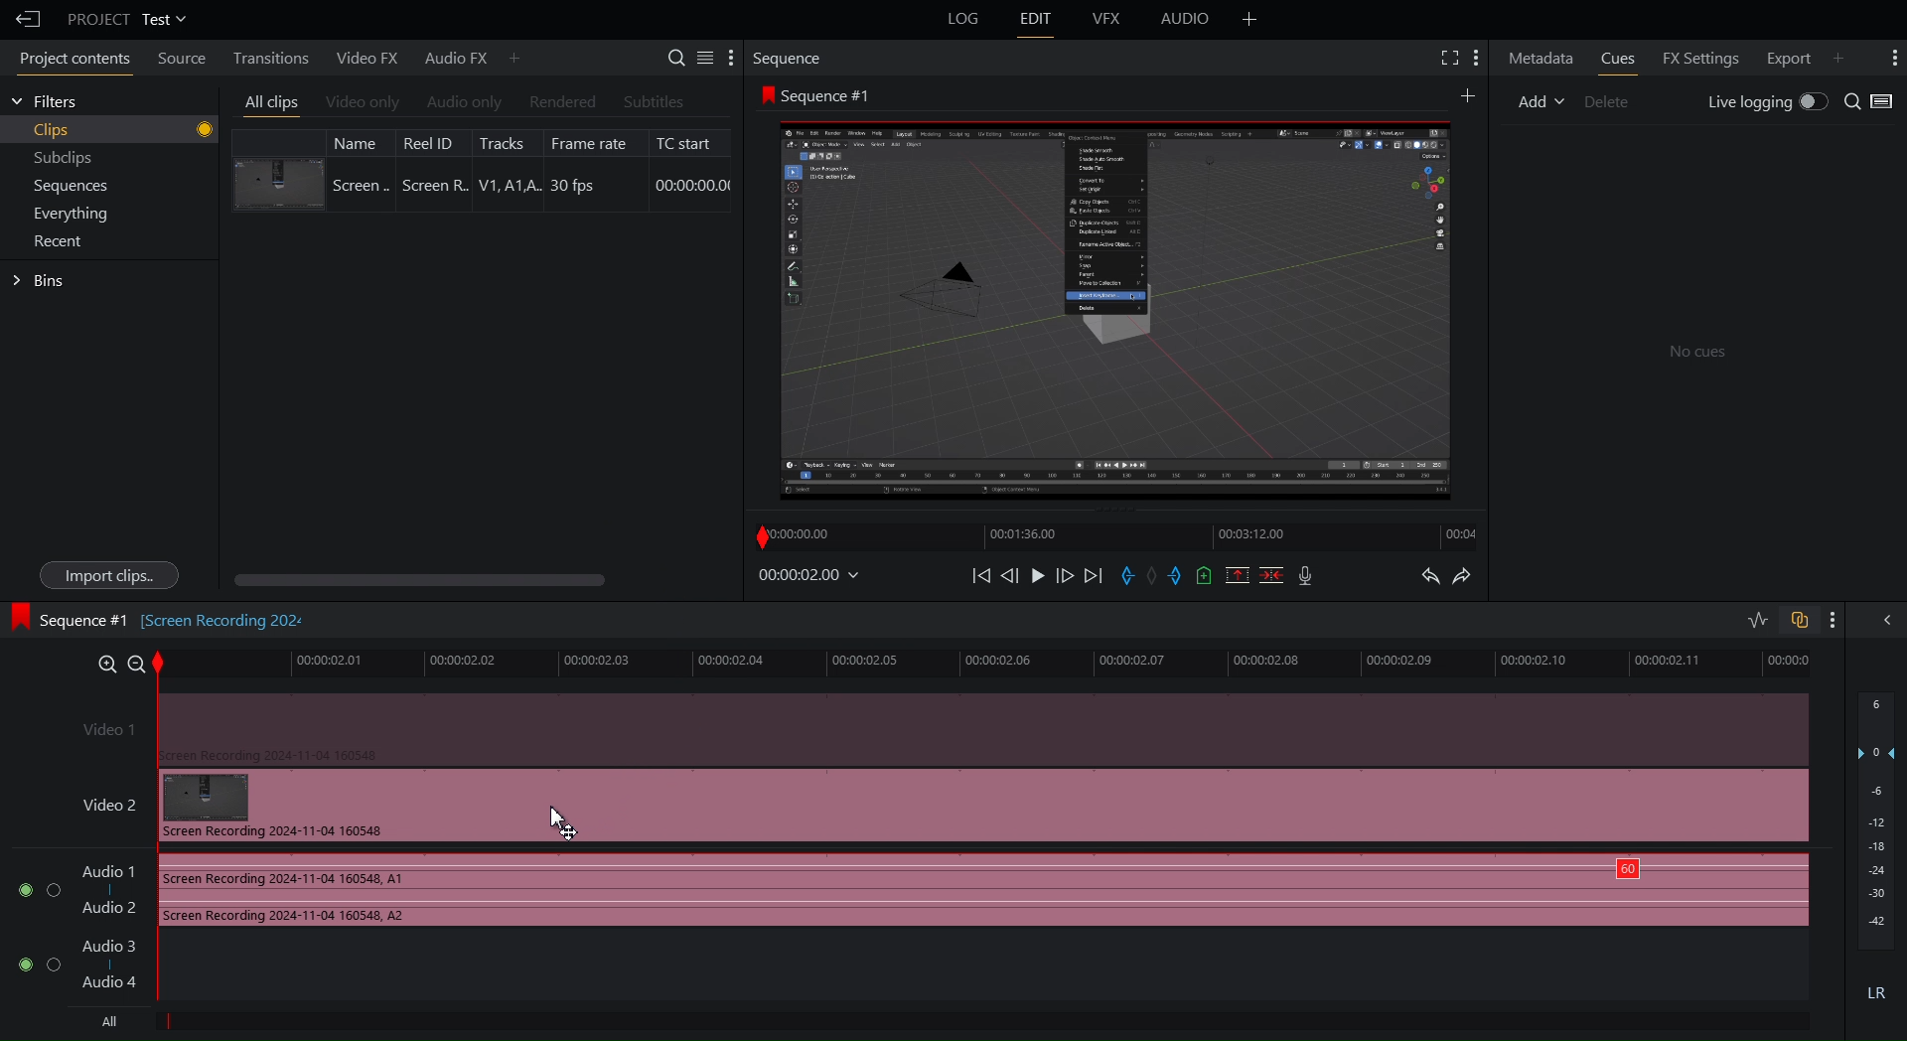 This screenshot has width=1907, height=1041. What do you see at coordinates (177, 61) in the screenshot?
I see `Source` at bounding box center [177, 61].